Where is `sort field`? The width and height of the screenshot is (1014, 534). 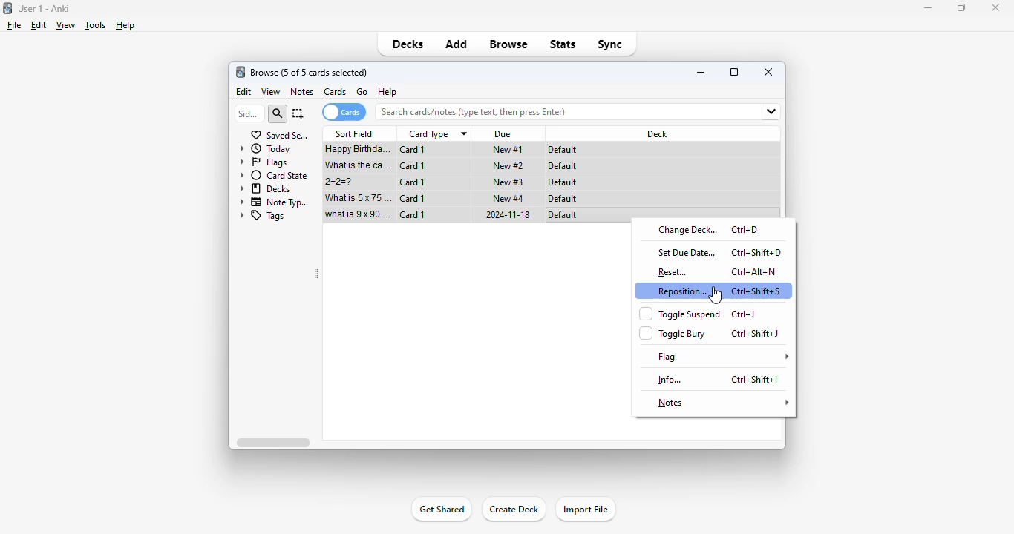 sort field is located at coordinates (354, 133).